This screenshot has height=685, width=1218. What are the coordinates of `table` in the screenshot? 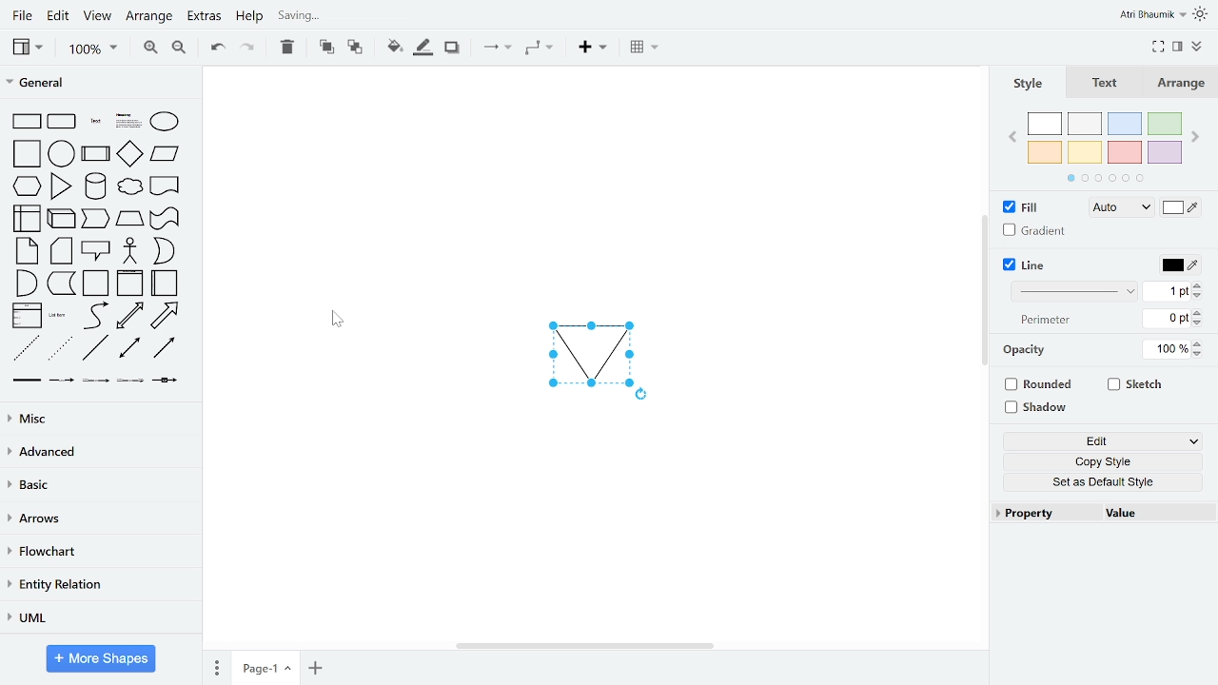 It's located at (645, 49).